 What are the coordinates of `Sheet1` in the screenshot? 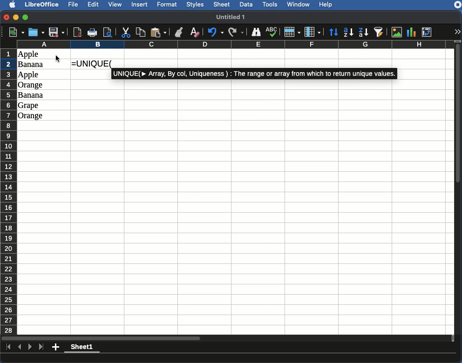 It's located at (82, 348).